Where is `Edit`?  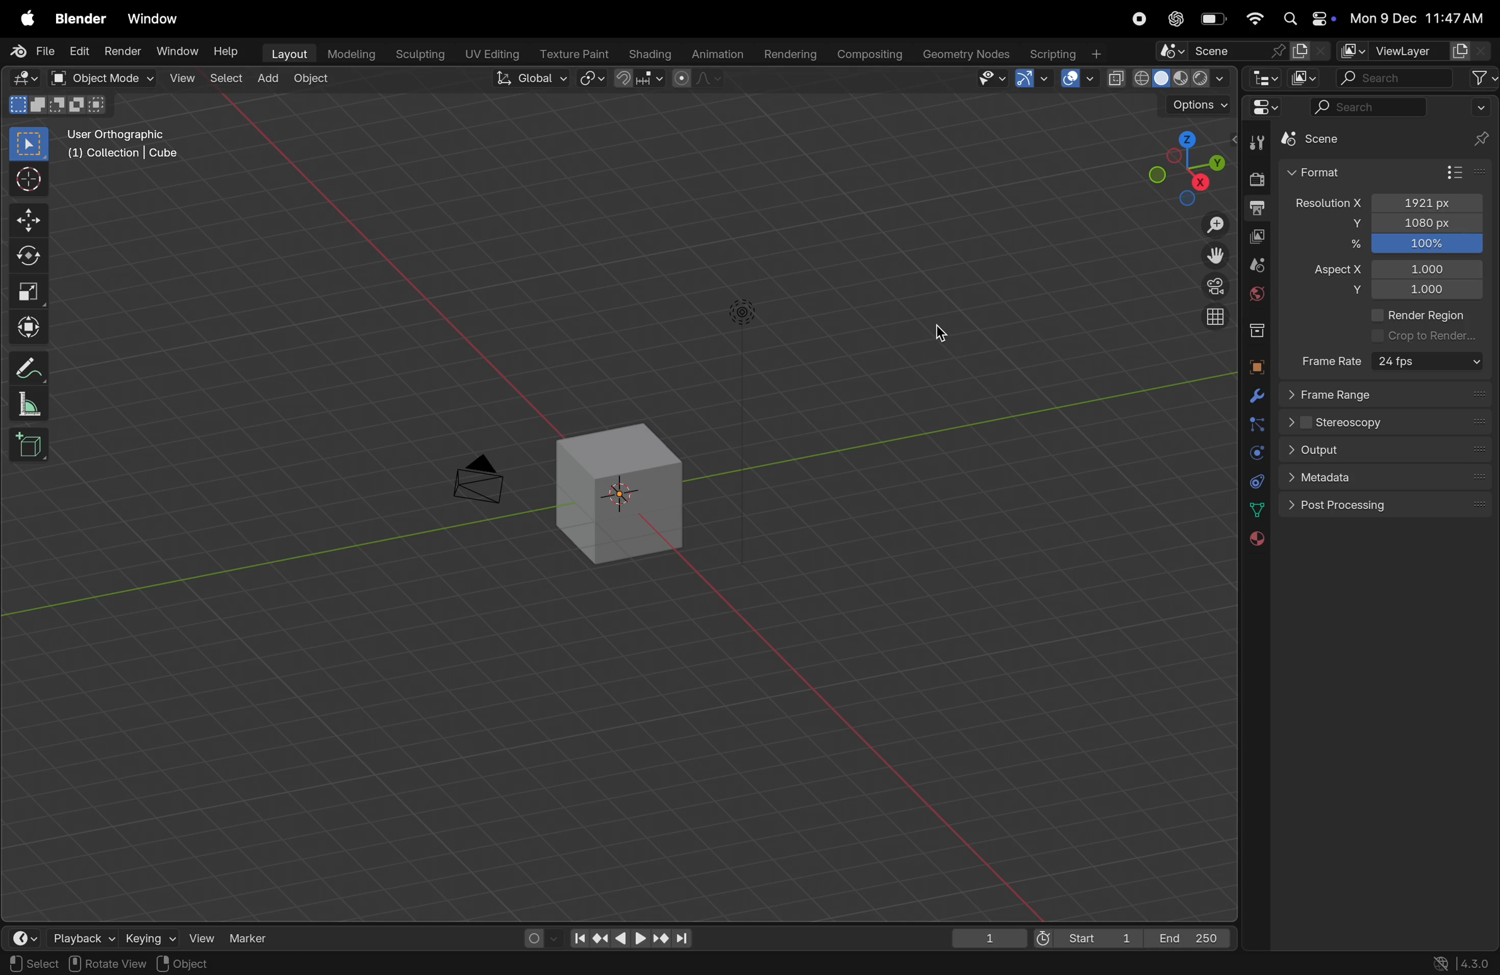
Edit is located at coordinates (81, 50).